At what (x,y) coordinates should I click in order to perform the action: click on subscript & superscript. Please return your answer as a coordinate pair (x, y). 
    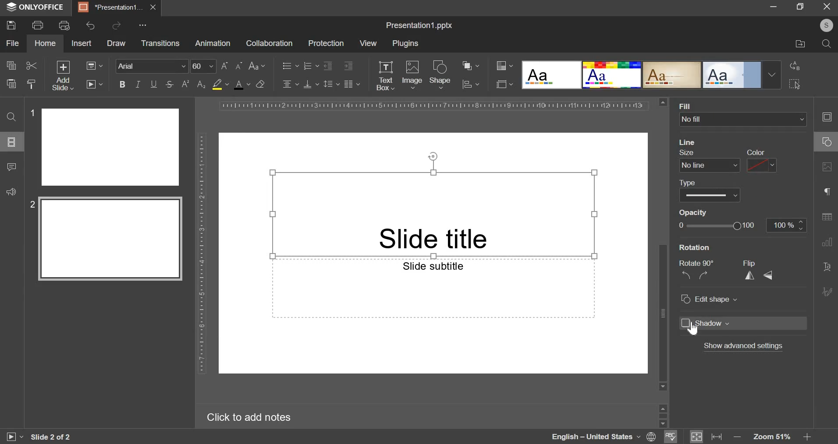
    Looking at the image, I should click on (193, 84).